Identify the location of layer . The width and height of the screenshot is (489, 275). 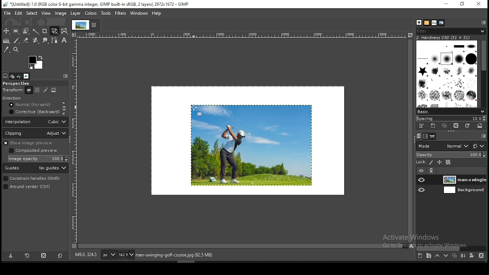
(463, 190).